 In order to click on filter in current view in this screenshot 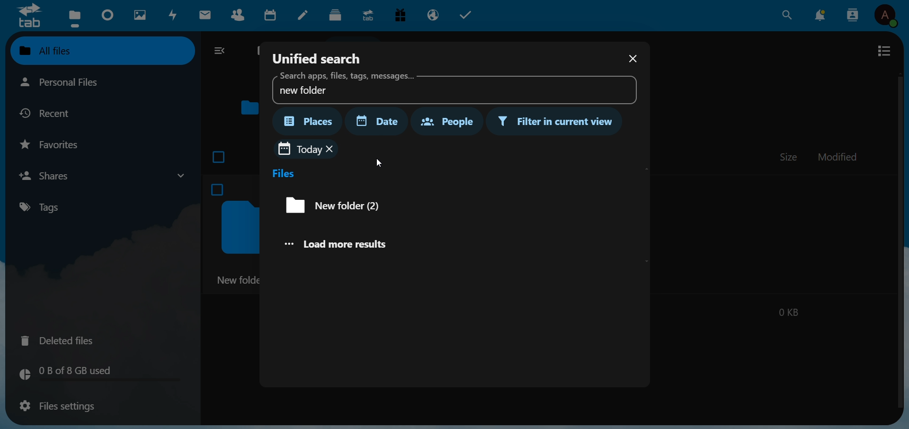, I will do `click(557, 122)`.